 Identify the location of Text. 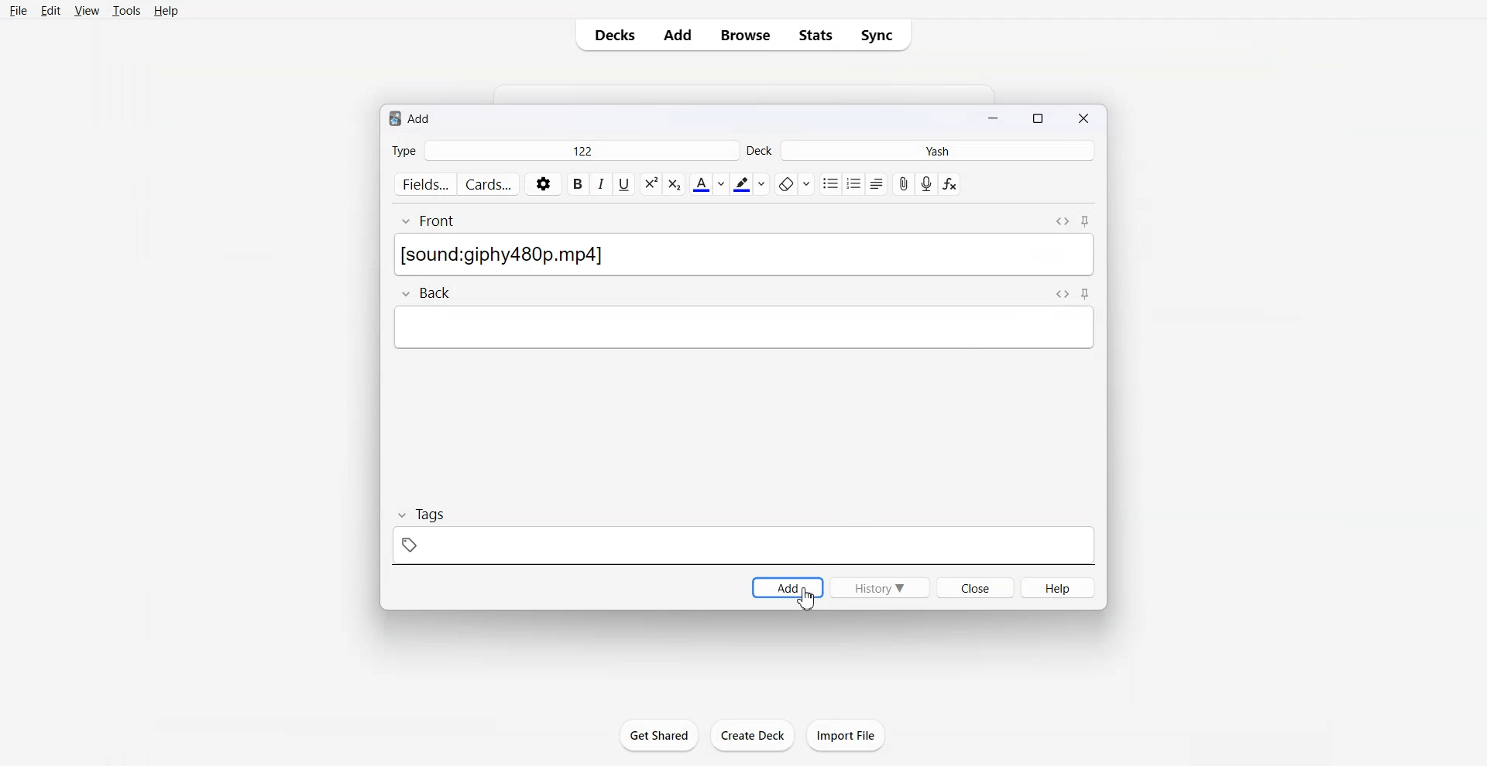
(413, 117).